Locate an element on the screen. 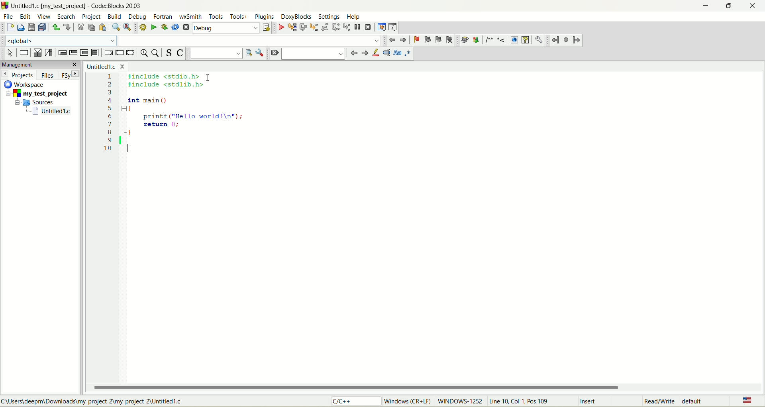 The width and height of the screenshot is (765, 407). fortan is located at coordinates (164, 17).